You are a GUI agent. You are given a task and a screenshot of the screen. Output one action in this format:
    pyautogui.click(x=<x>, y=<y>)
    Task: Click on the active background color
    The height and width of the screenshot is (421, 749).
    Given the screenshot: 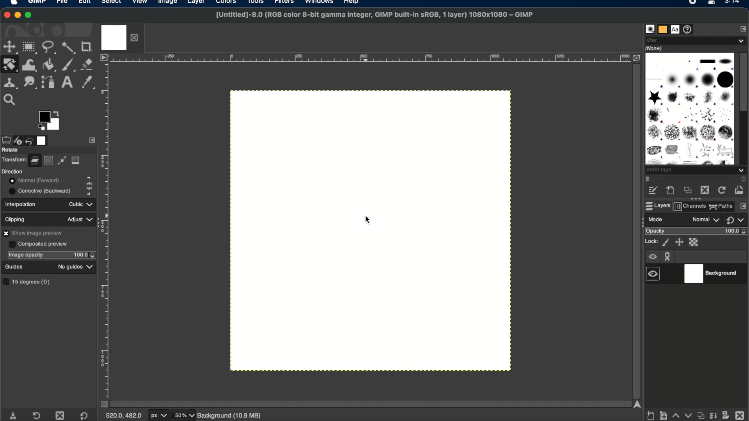 What is the action you would take?
    pyautogui.click(x=55, y=128)
    